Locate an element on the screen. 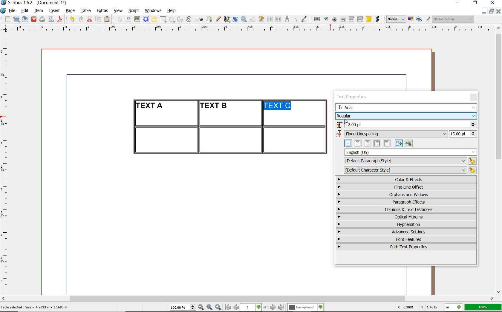 The height and width of the screenshot is (312, 502). unlink text frames is located at coordinates (278, 19).